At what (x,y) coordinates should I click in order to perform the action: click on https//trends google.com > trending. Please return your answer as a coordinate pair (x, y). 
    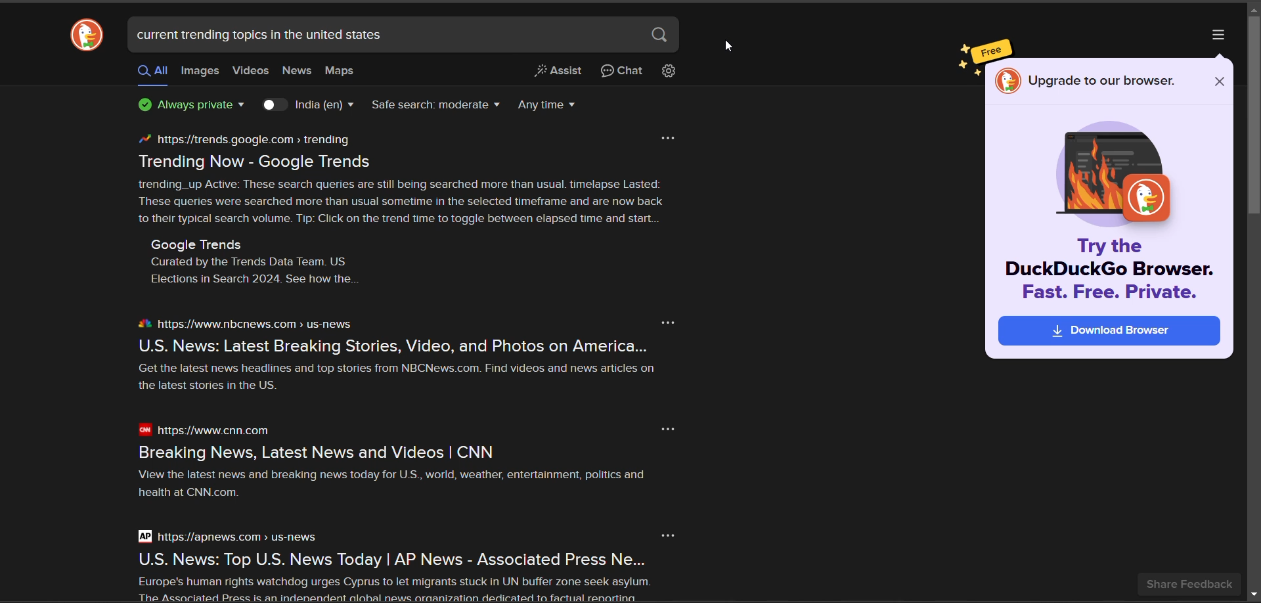
    Looking at the image, I should click on (246, 139).